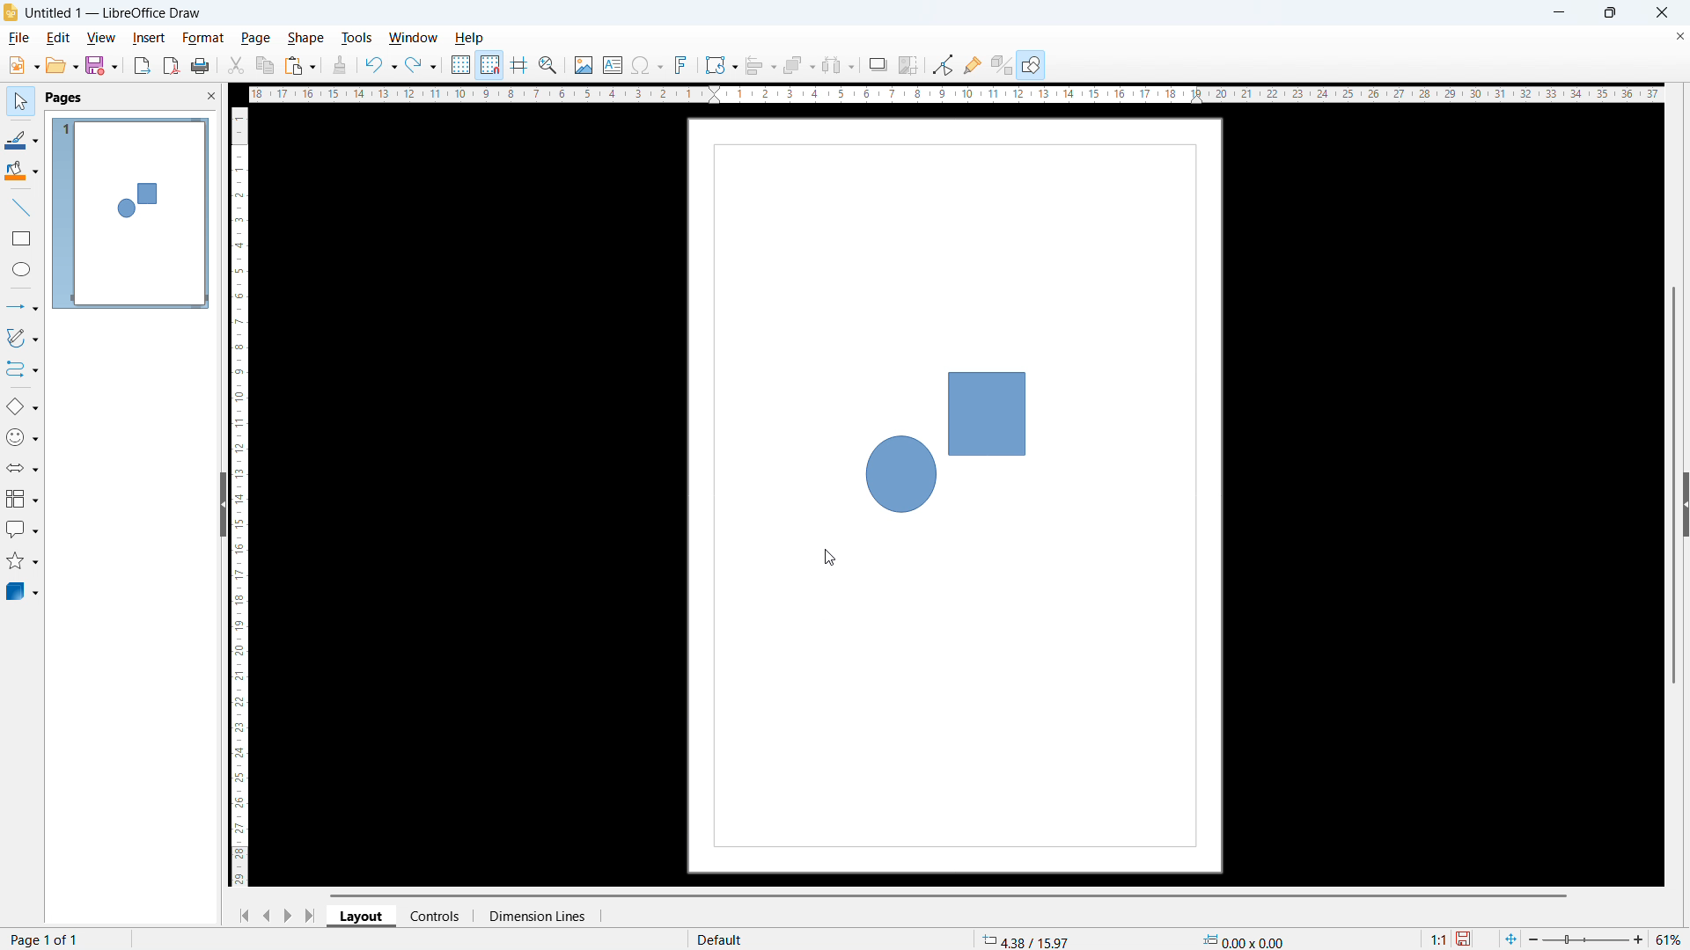 Image resolution: width=1690 pixels, height=950 pixels. What do you see at coordinates (23, 468) in the screenshot?
I see `block arrows` at bounding box center [23, 468].